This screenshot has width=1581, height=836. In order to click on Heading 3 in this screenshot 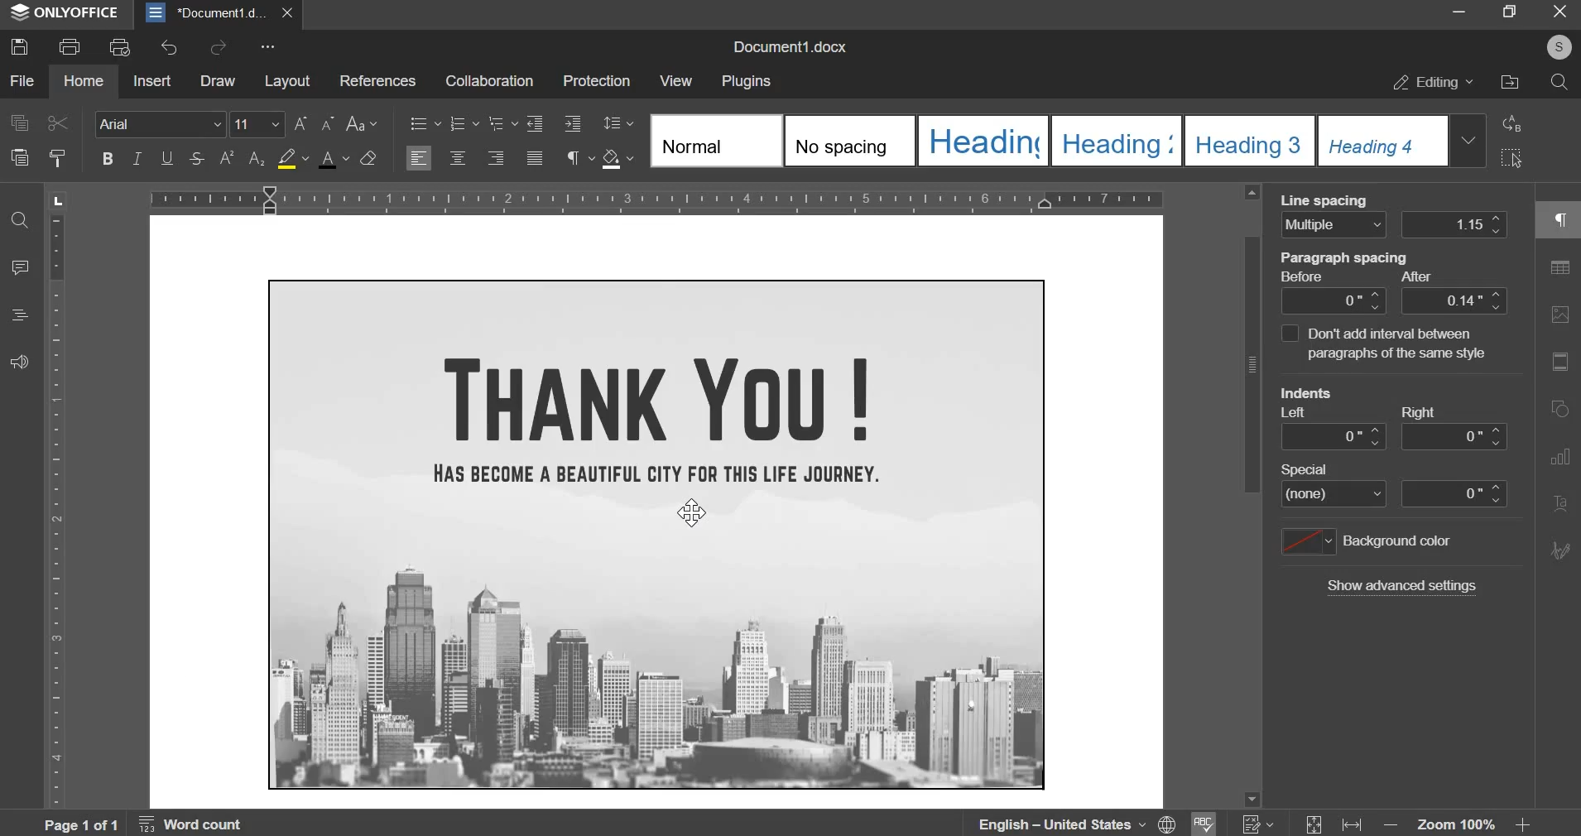, I will do `click(1247, 142)`.